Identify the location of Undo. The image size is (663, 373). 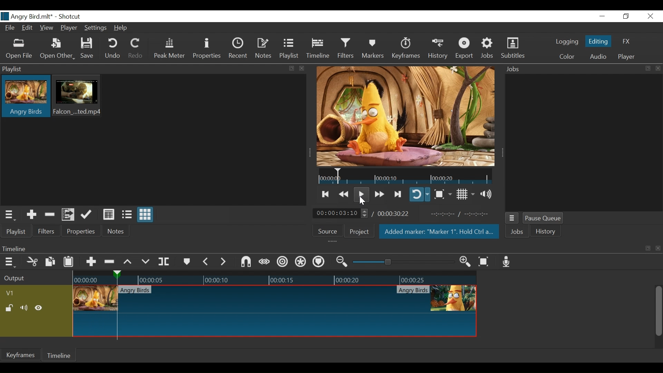
(113, 49).